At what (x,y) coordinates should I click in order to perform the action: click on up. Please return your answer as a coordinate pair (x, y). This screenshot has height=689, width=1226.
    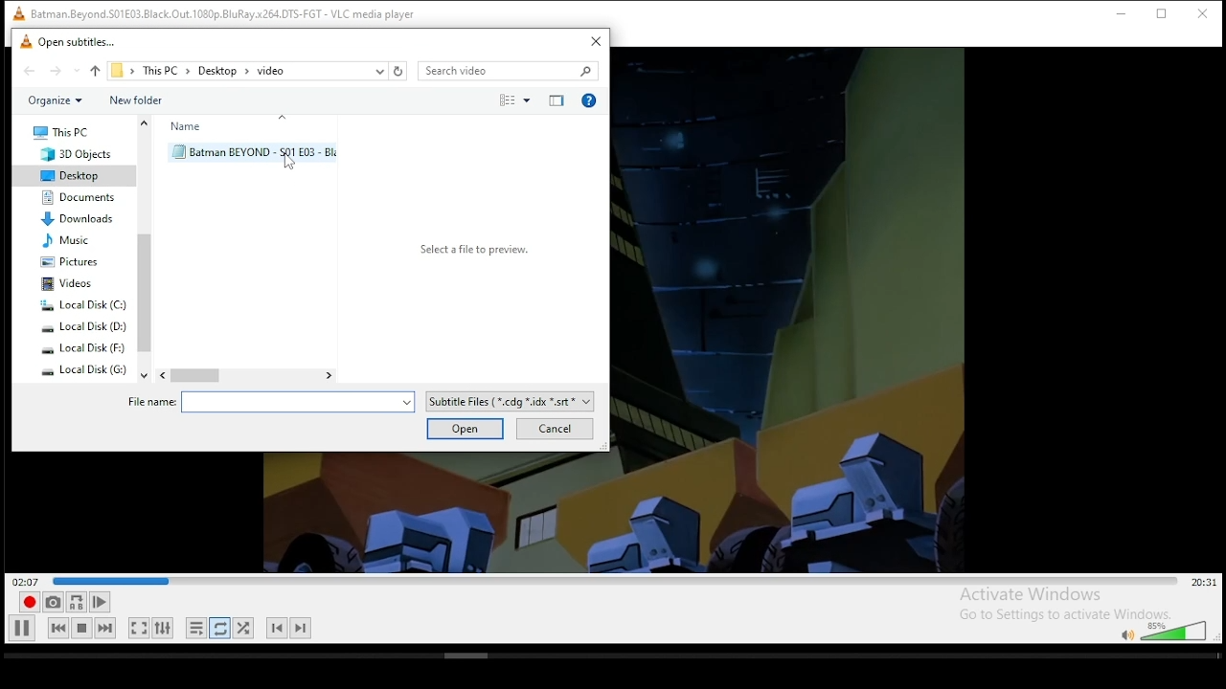
    Looking at the image, I should click on (95, 70).